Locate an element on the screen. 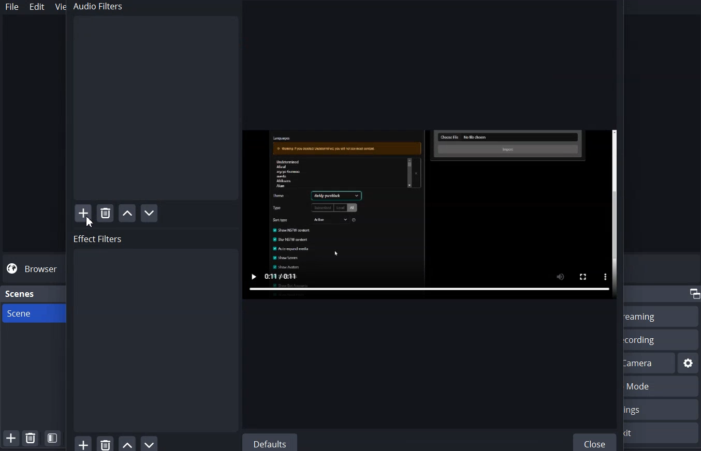 The width and height of the screenshot is (701, 451). Studio Mode is located at coordinates (662, 387).